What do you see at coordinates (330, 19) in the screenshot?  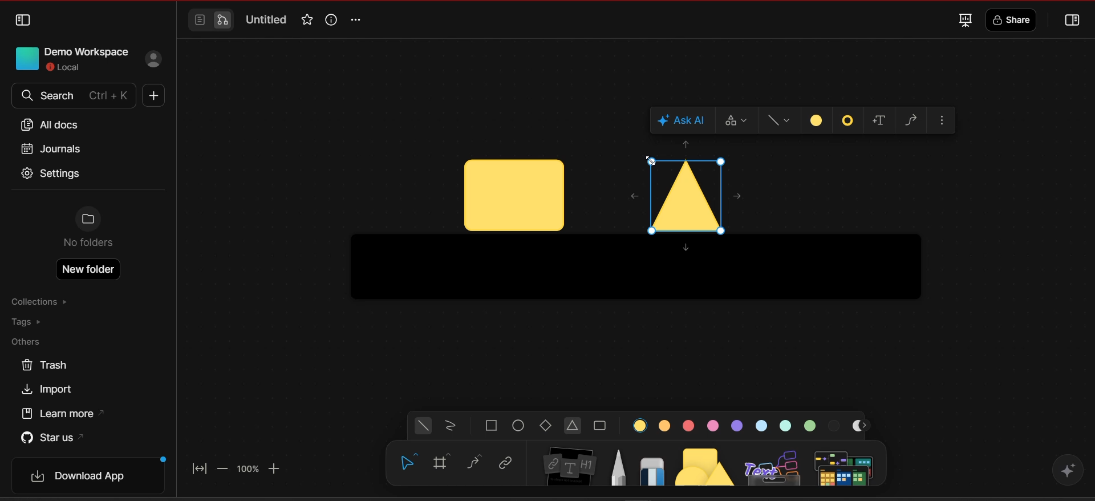 I see `view info` at bounding box center [330, 19].